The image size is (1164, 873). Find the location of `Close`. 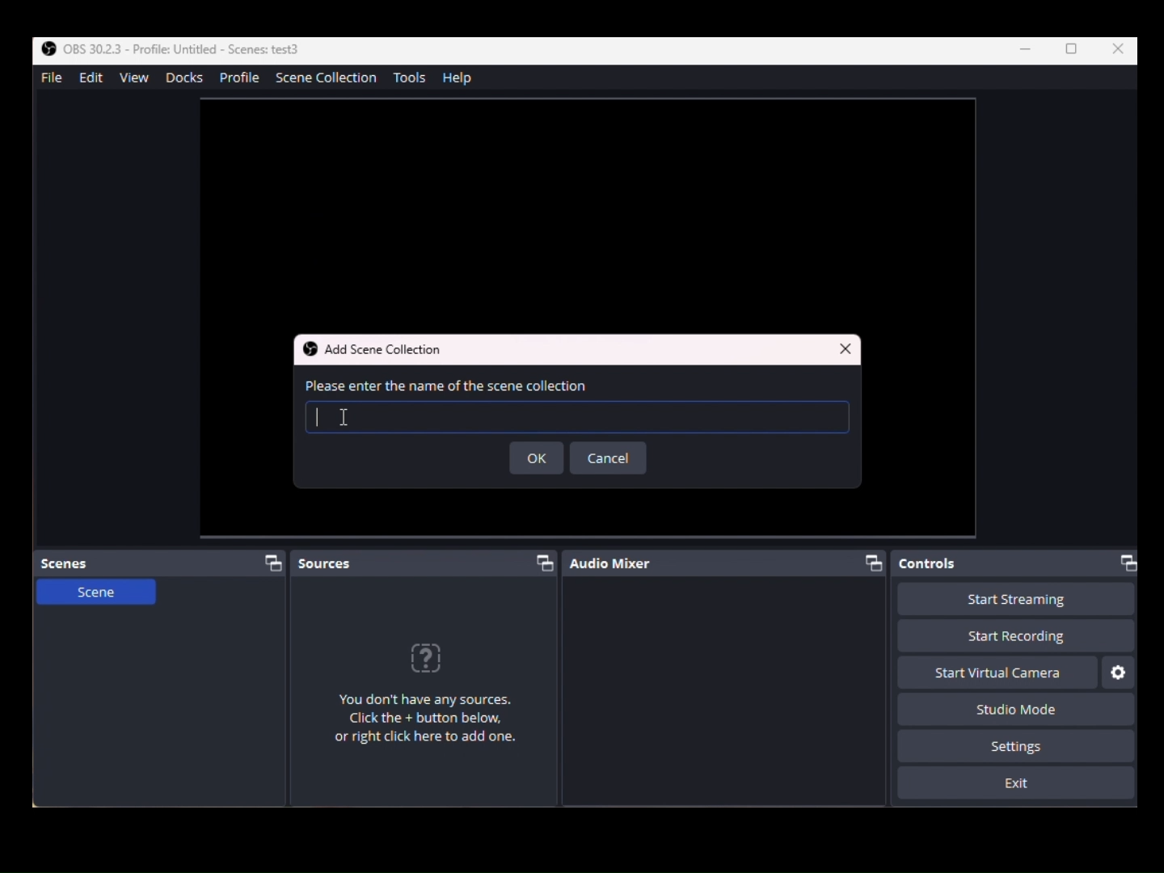

Close is located at coordinates (1119, 49).